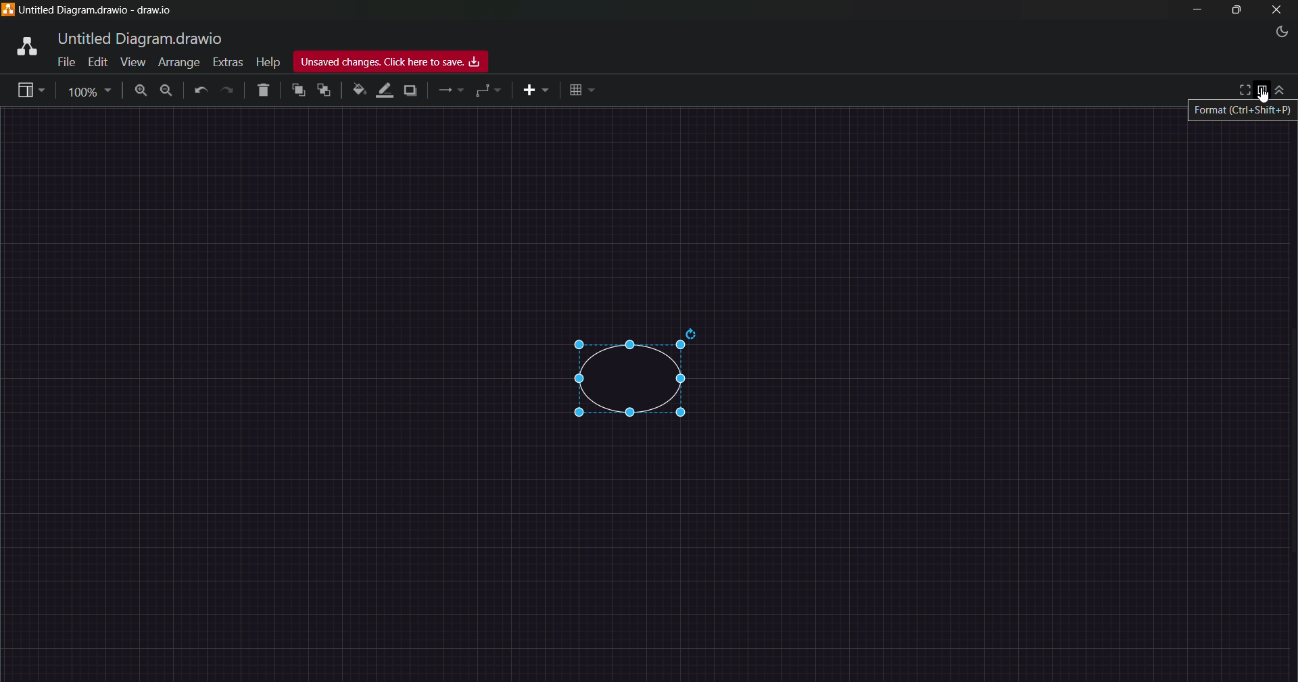 The width and height of the screenshot is (1298, 682). What do you see at coordinates (391, 61) in the screenshot?
I see `unsaved changes` at bounding box center [391, 61].